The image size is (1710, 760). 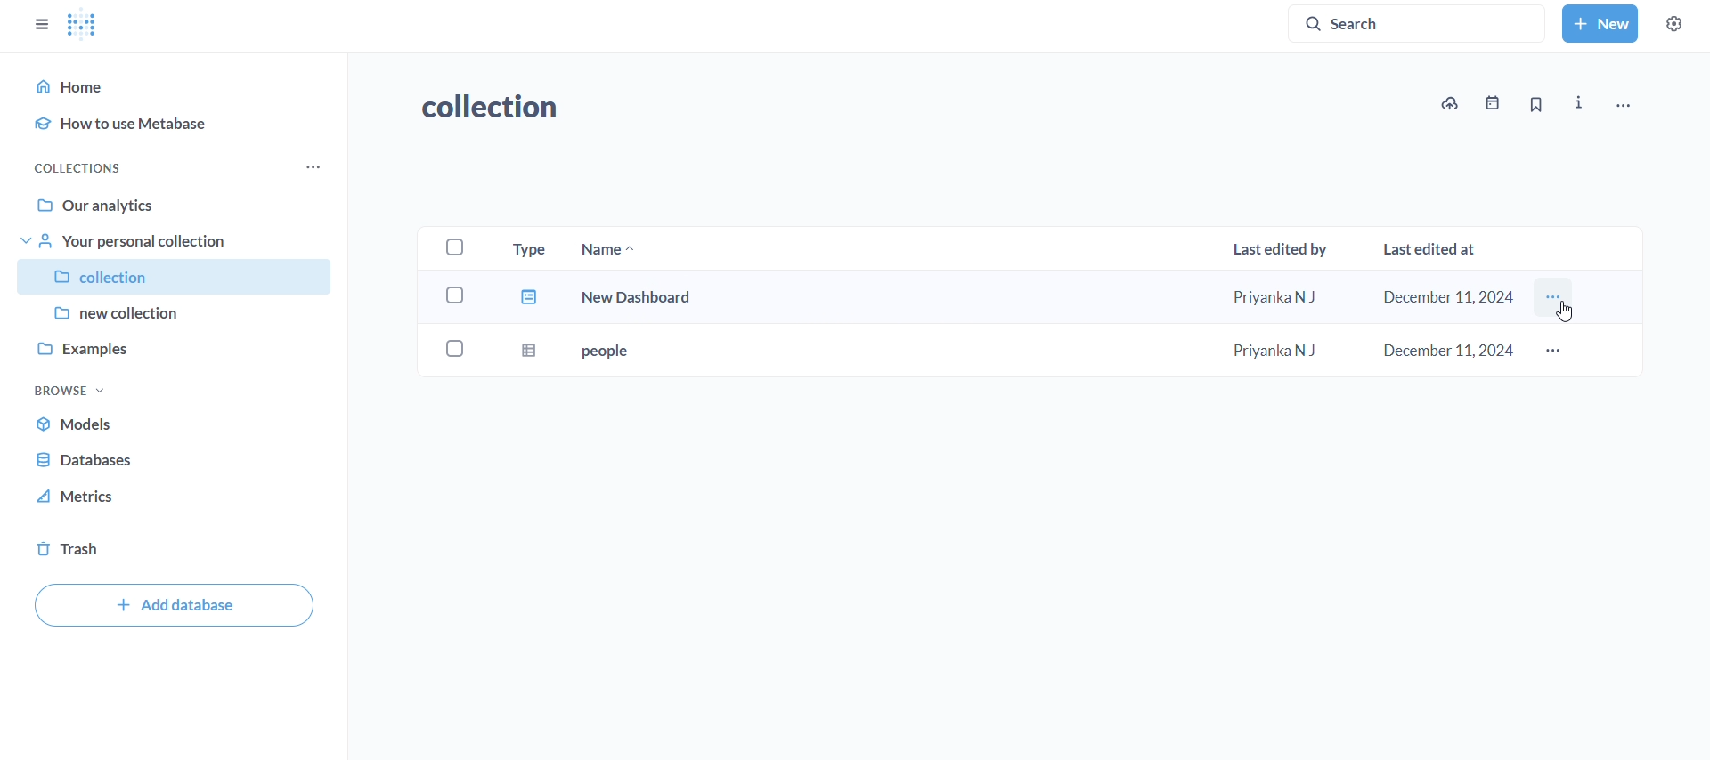 What do you see at coordinates (1566, 309) in the screenshot?
I see `cursor` at bounding box center [1566, 309].